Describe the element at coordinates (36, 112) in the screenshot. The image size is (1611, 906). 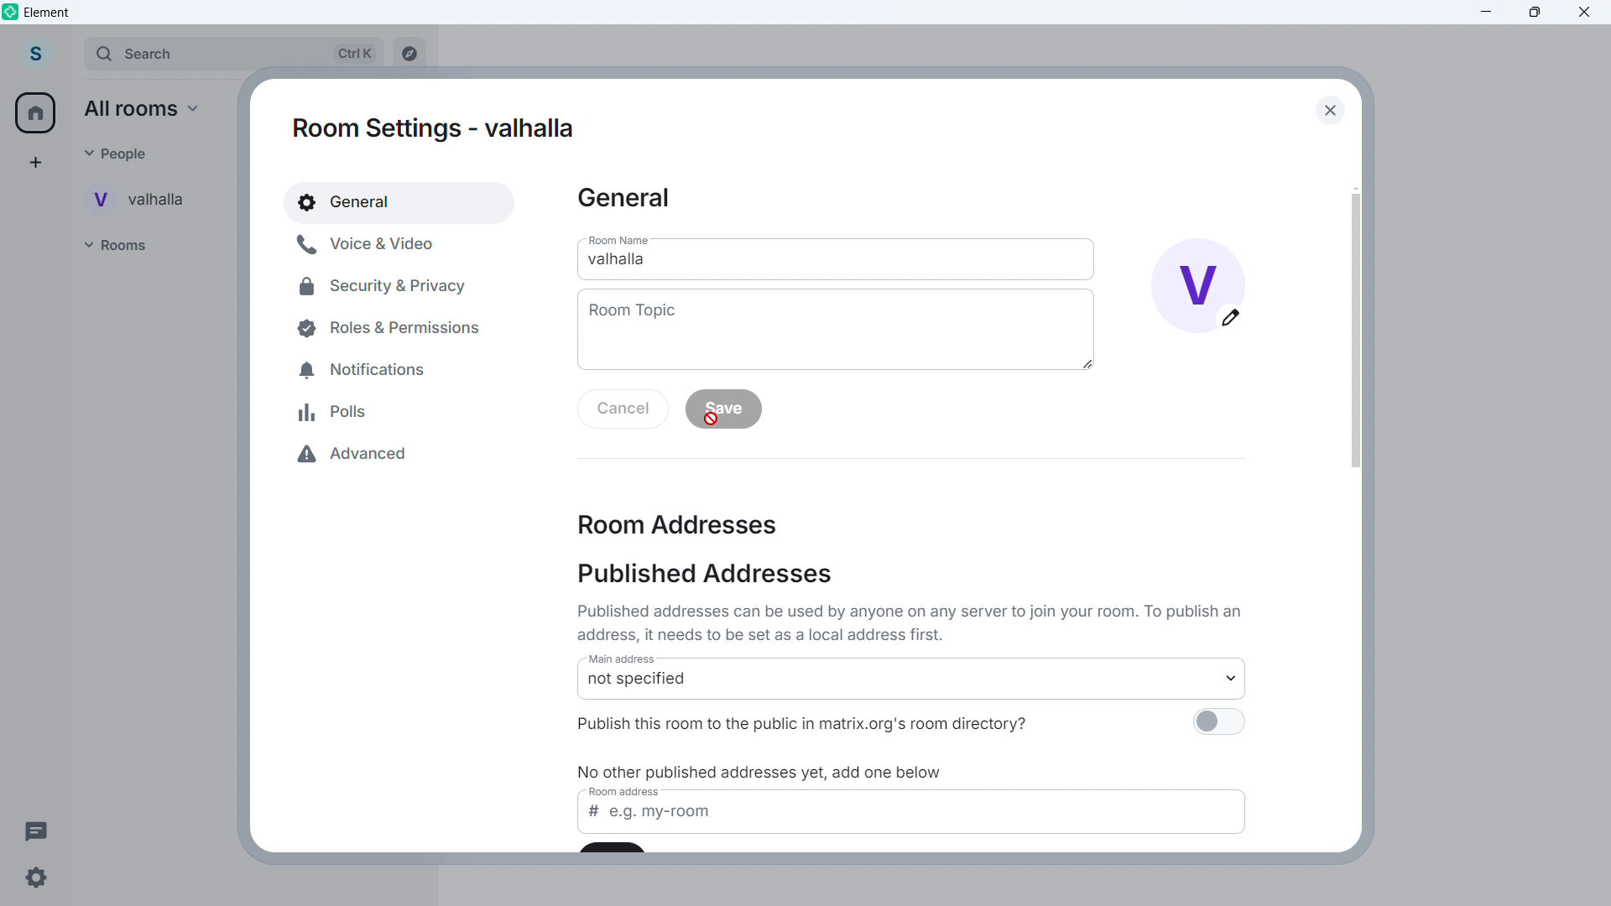
I see `Home ` at that location.